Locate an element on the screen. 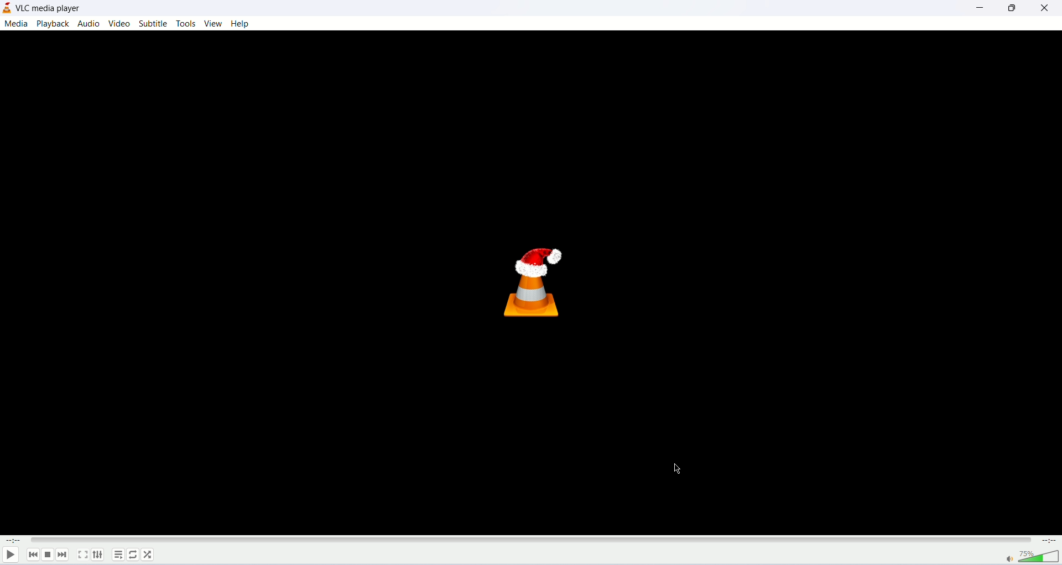 The width and height of the screenshot is (1062, 565). maximize is located at coordinates (1011, 11).